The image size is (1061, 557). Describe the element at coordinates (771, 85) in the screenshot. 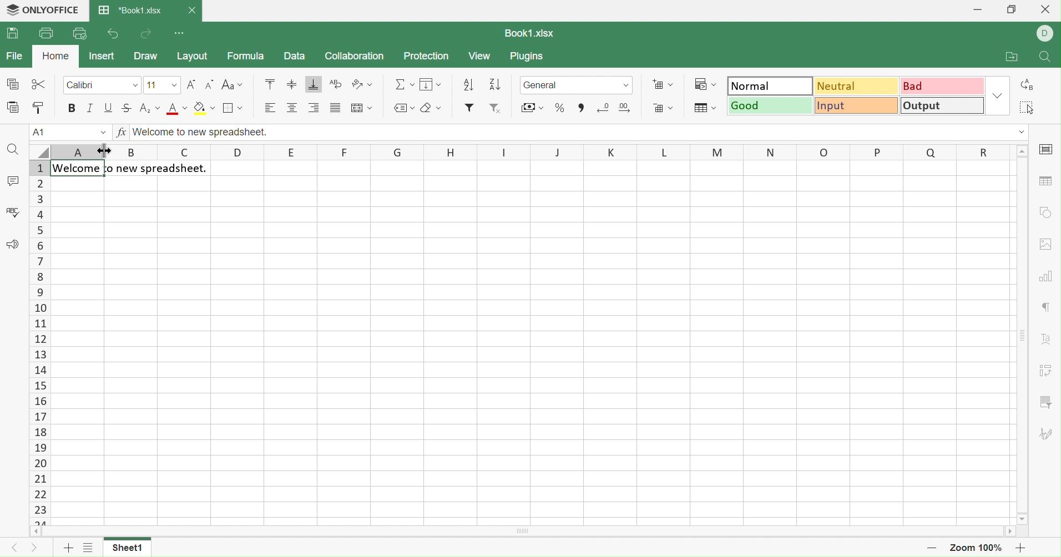

I see `Normal` at that location.